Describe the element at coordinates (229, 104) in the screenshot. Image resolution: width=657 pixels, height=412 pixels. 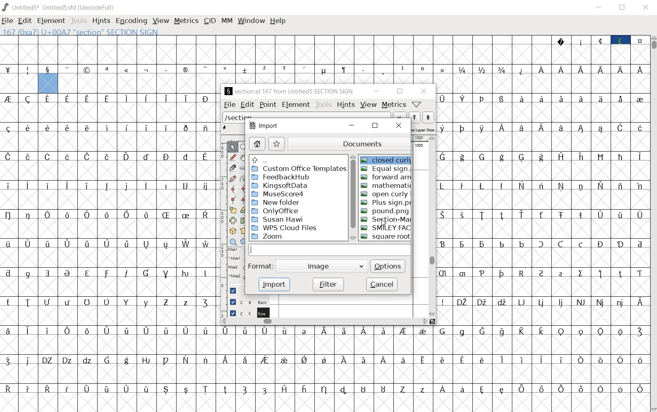
I see `file` at that location.